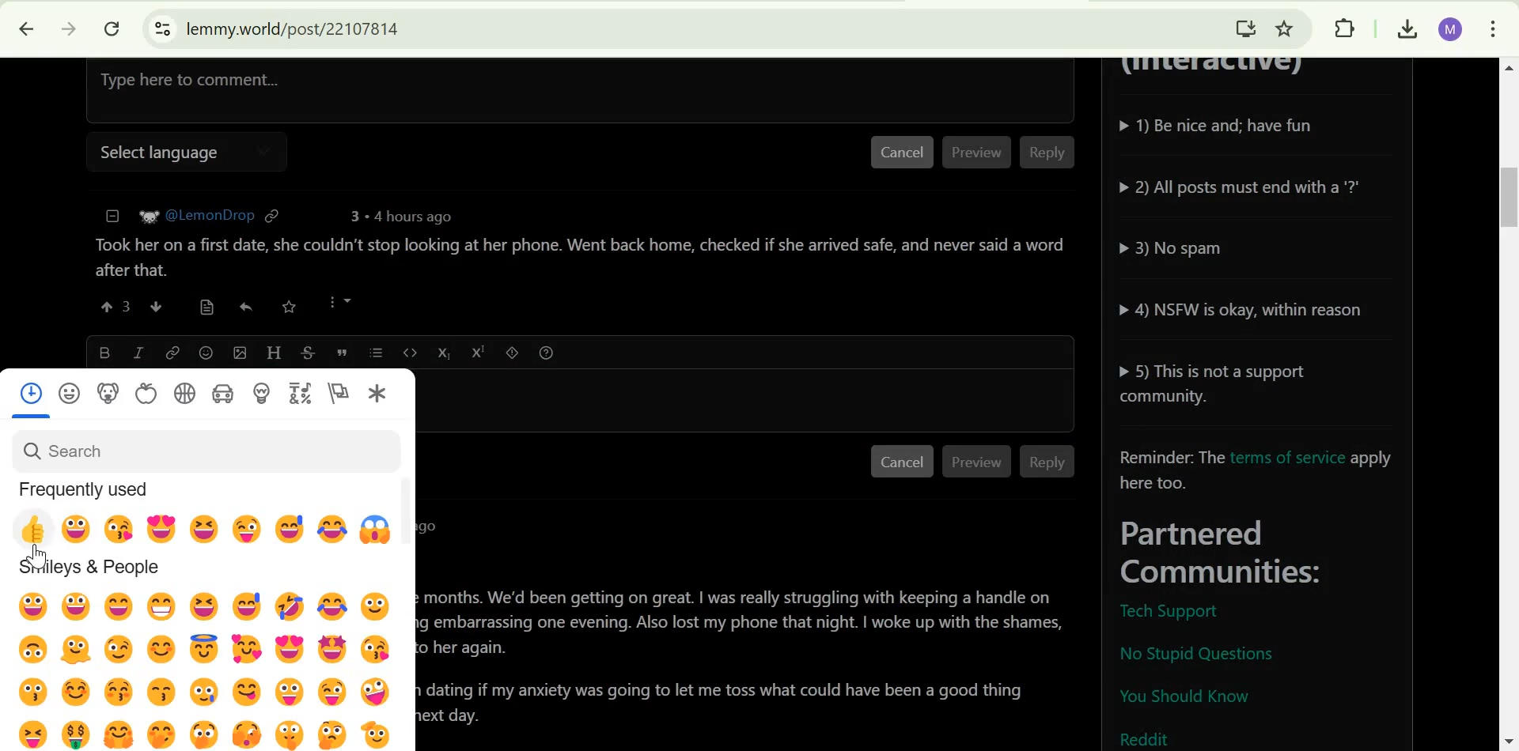  Describe the element at coordinates (441, 352) in the screenshot. I see `subscript` at that location.